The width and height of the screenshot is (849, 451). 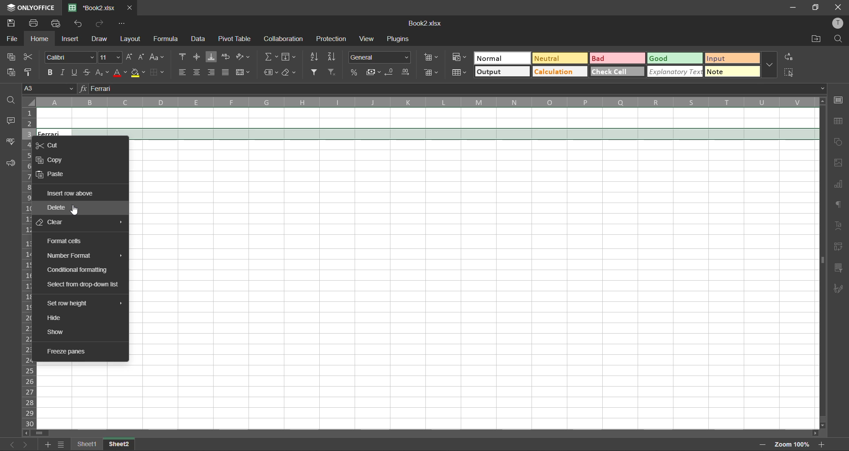 What do you see at coordinates (331, 73) in the screenshot?
I see `clear filter` at bounding box center [331, 73].